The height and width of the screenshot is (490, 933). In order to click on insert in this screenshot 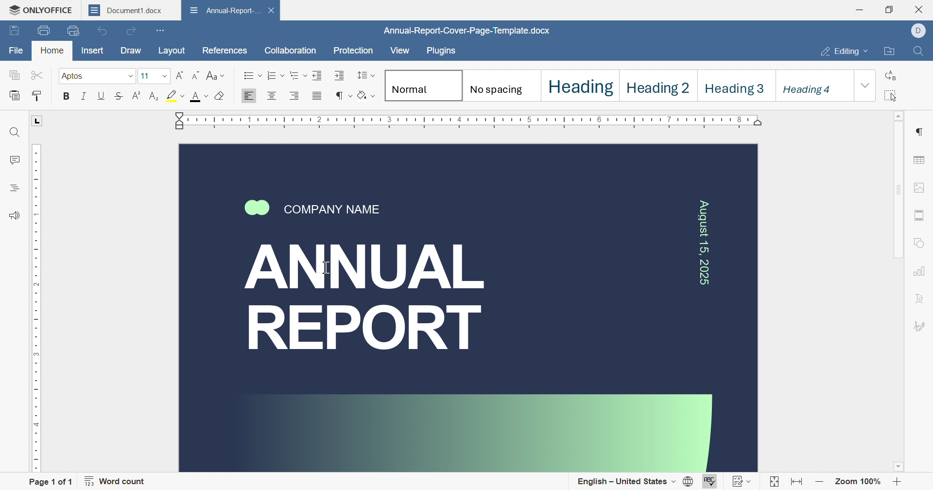, I will do `click(96, 52)`.